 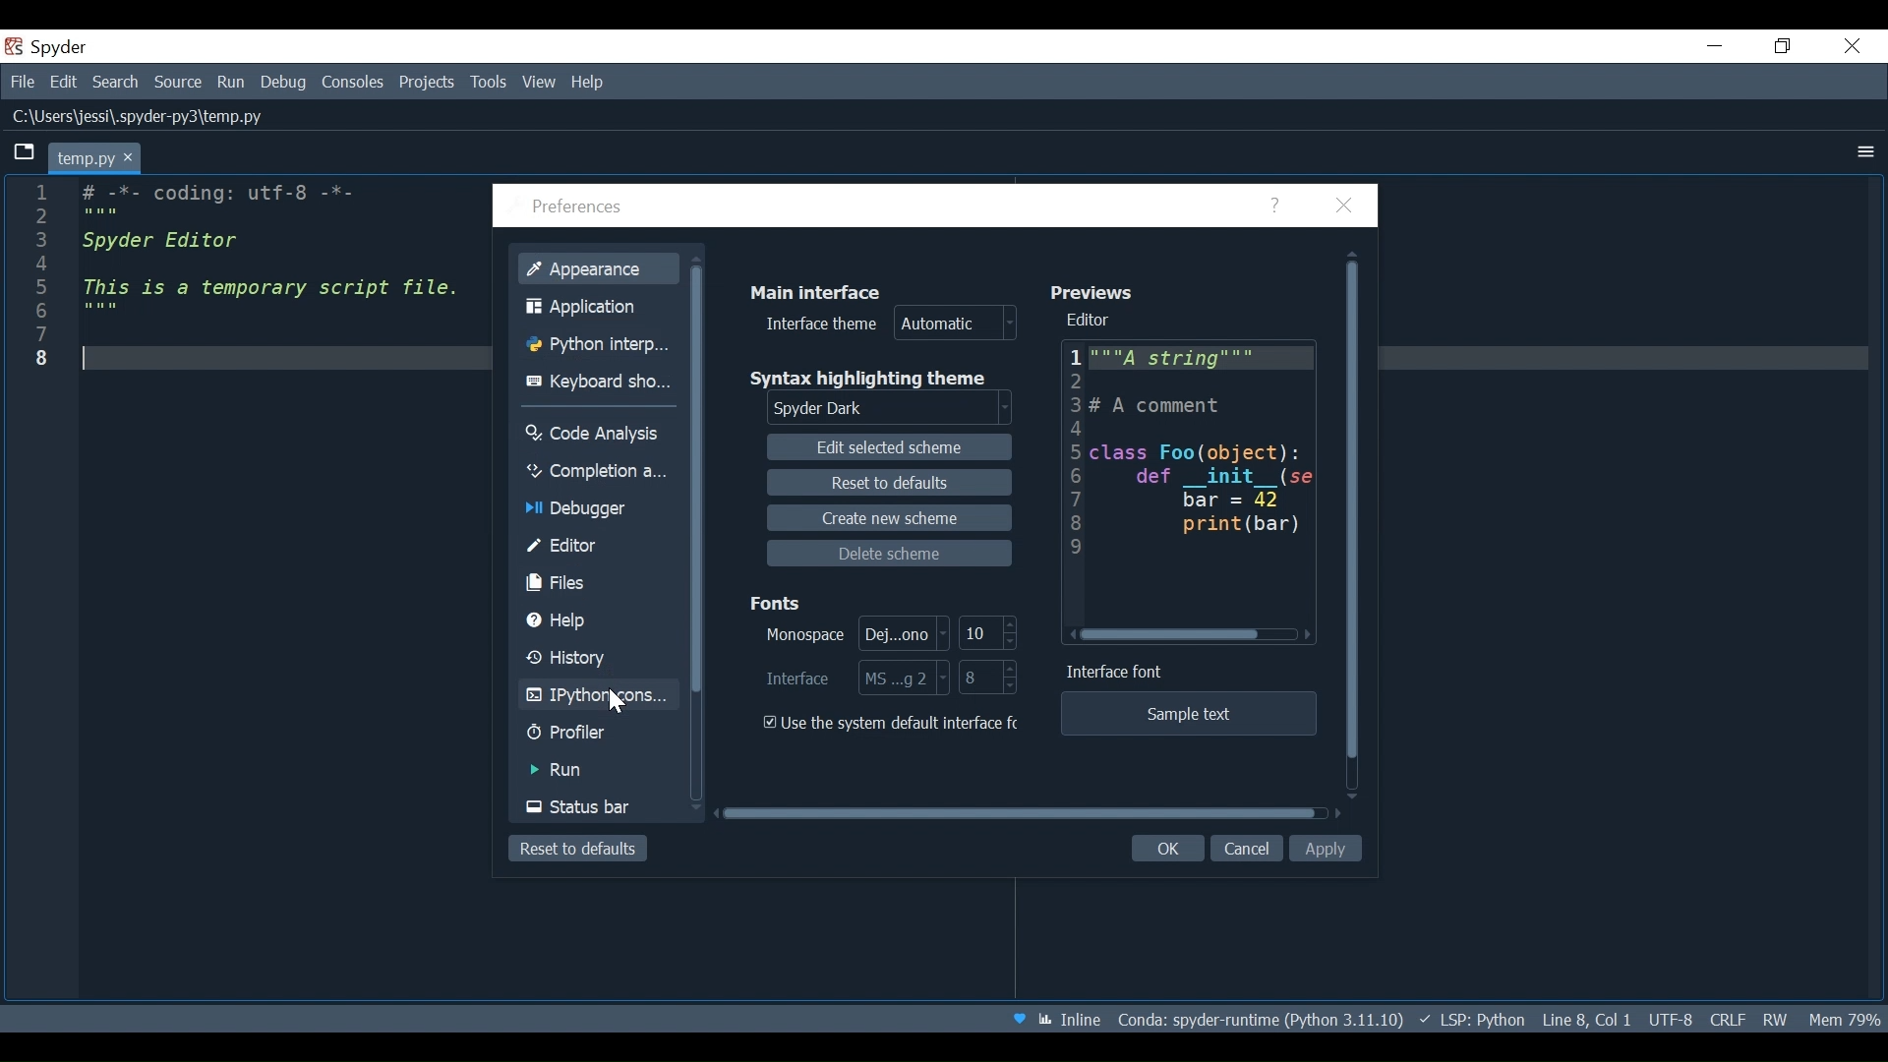 I want to click on File EQL Status, so click(x=1729, y=1020).